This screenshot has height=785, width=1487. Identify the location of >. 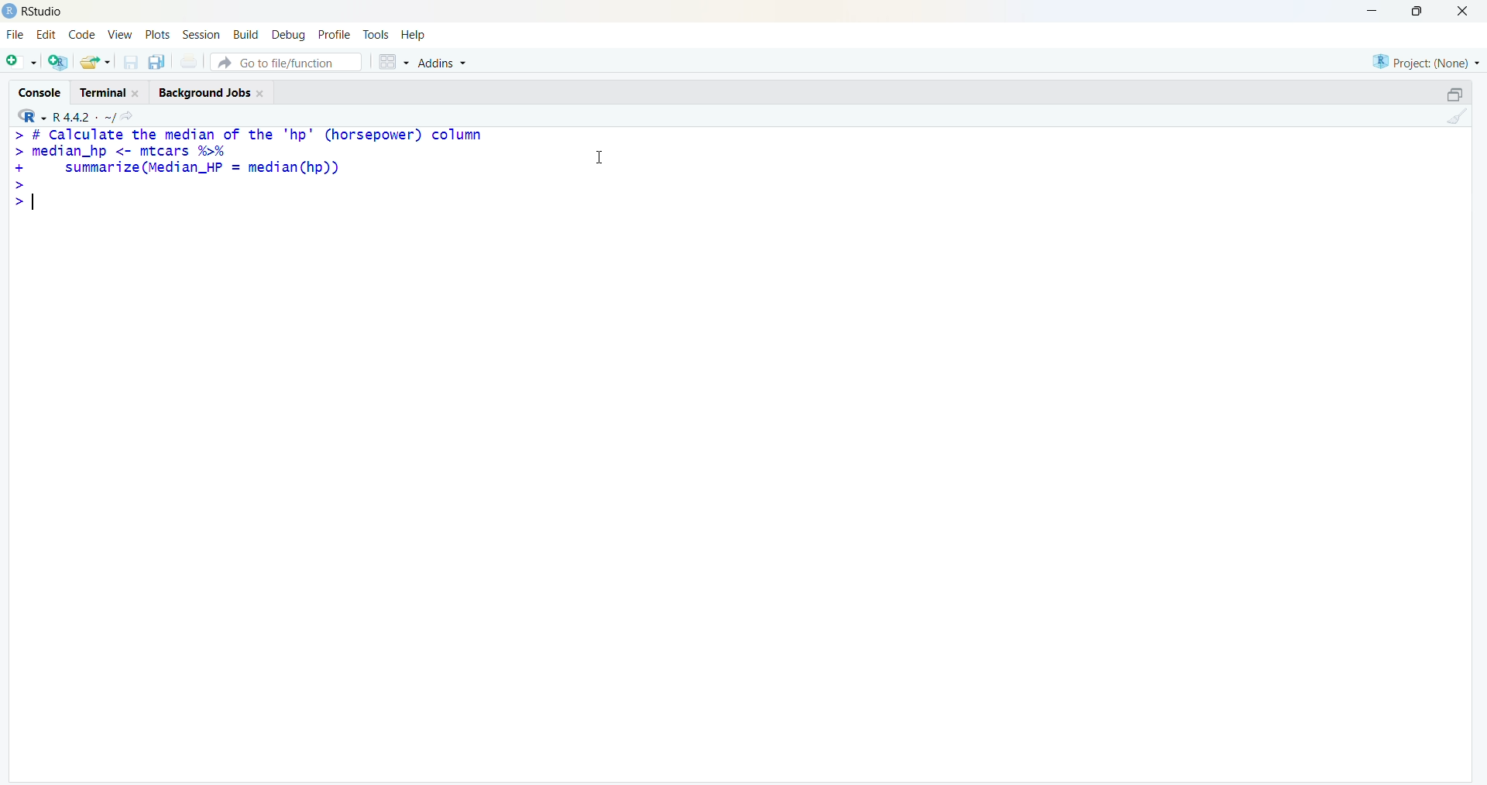
(20, 200).